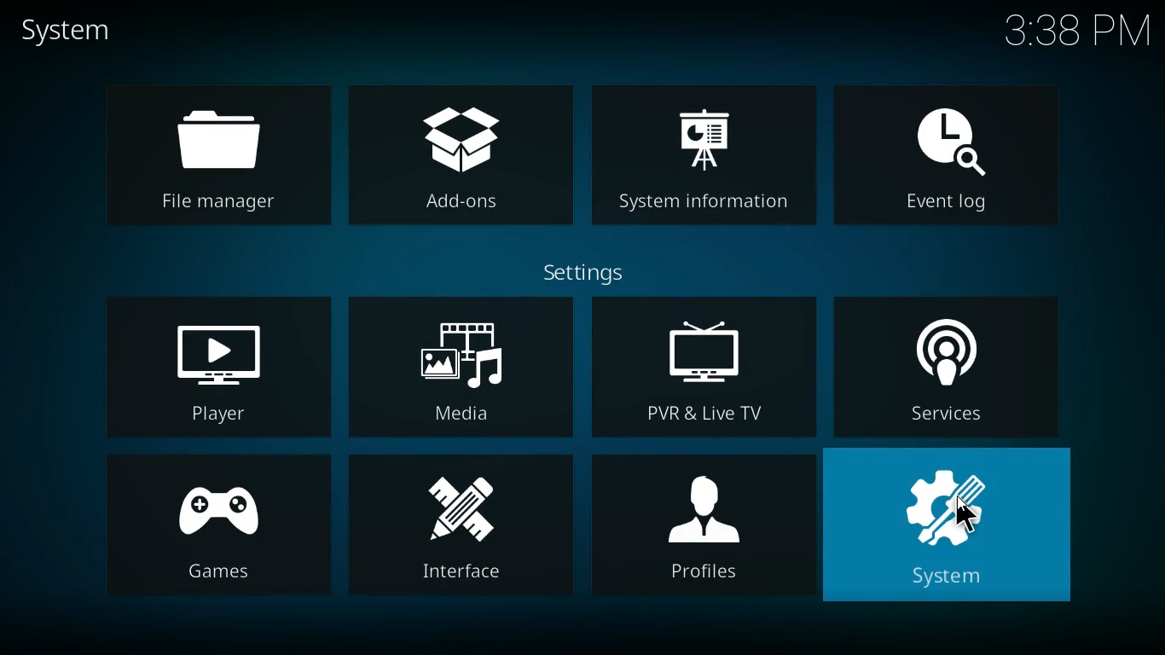 This screenshot has width=1165, height=655. Describe the element at coordinates (212, 531) in the screenshot. I see `games` at that location.